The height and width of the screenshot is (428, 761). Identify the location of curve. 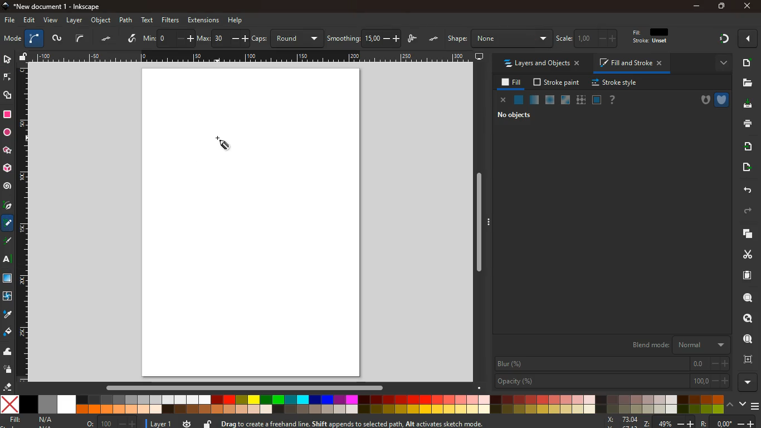
(80, 38).